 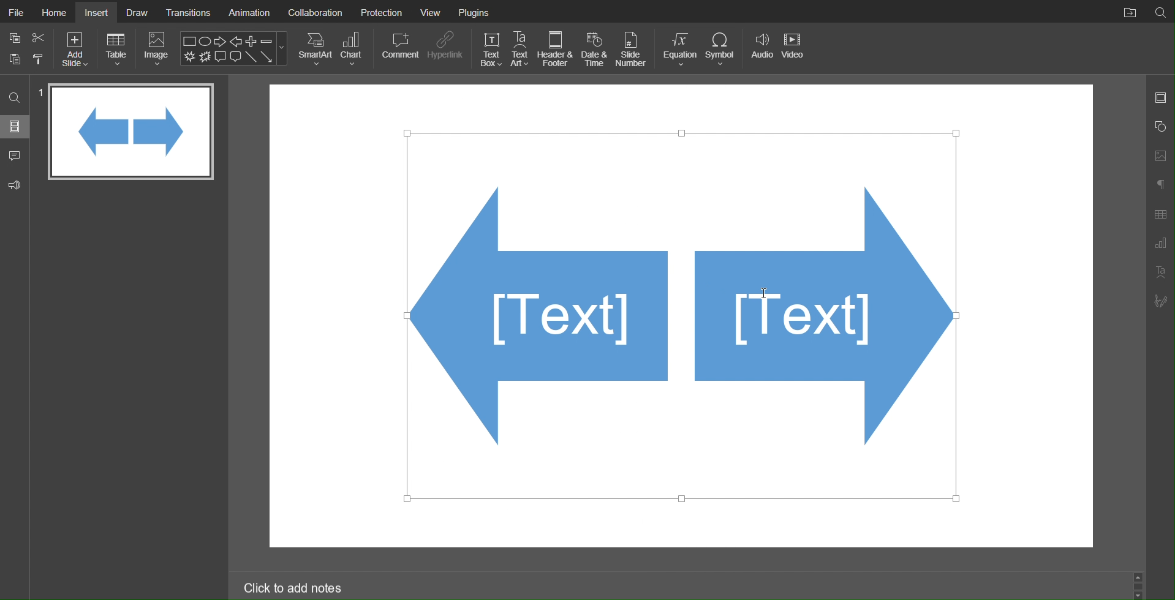 What do you see at coordinates (15, 155) in the screenshot?
I see `Comments` at bounding box center [15, 155].